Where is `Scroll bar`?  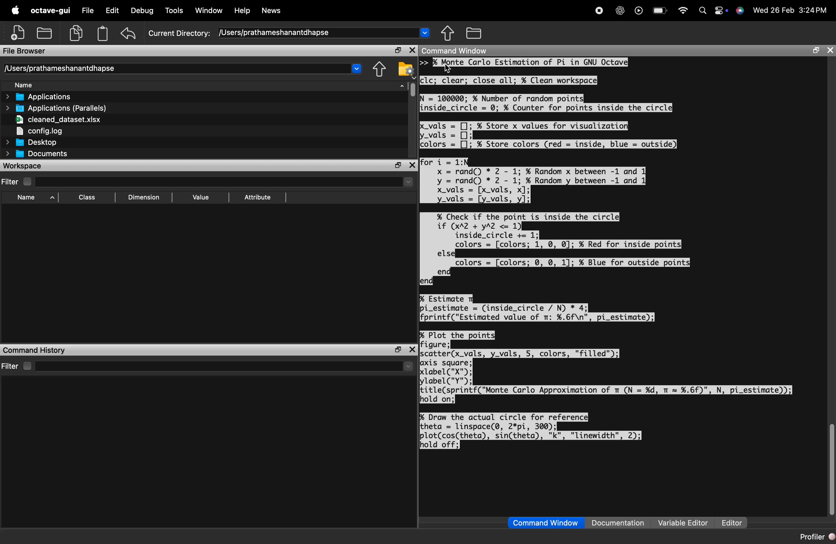
Scroll bar is located at coordinates (412, 89).